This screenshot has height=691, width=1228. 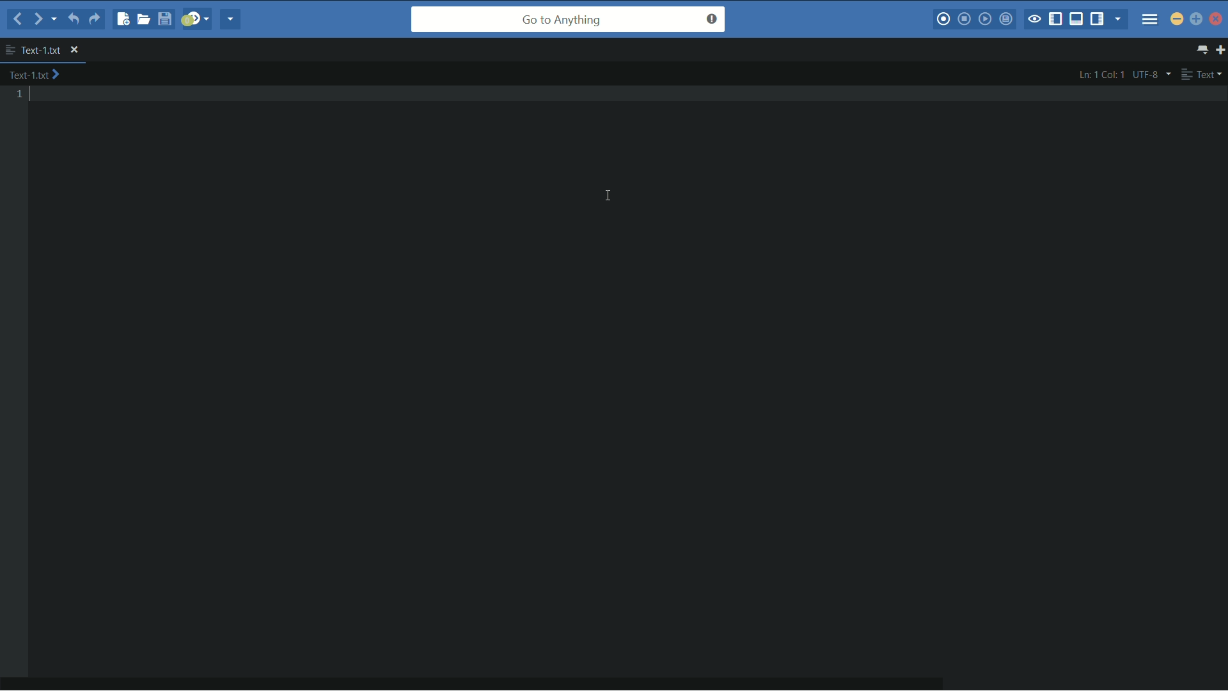 What do you see at coordinates (166, 19) in the screenshot?
I see `save file` at bounding box center [166, 19].